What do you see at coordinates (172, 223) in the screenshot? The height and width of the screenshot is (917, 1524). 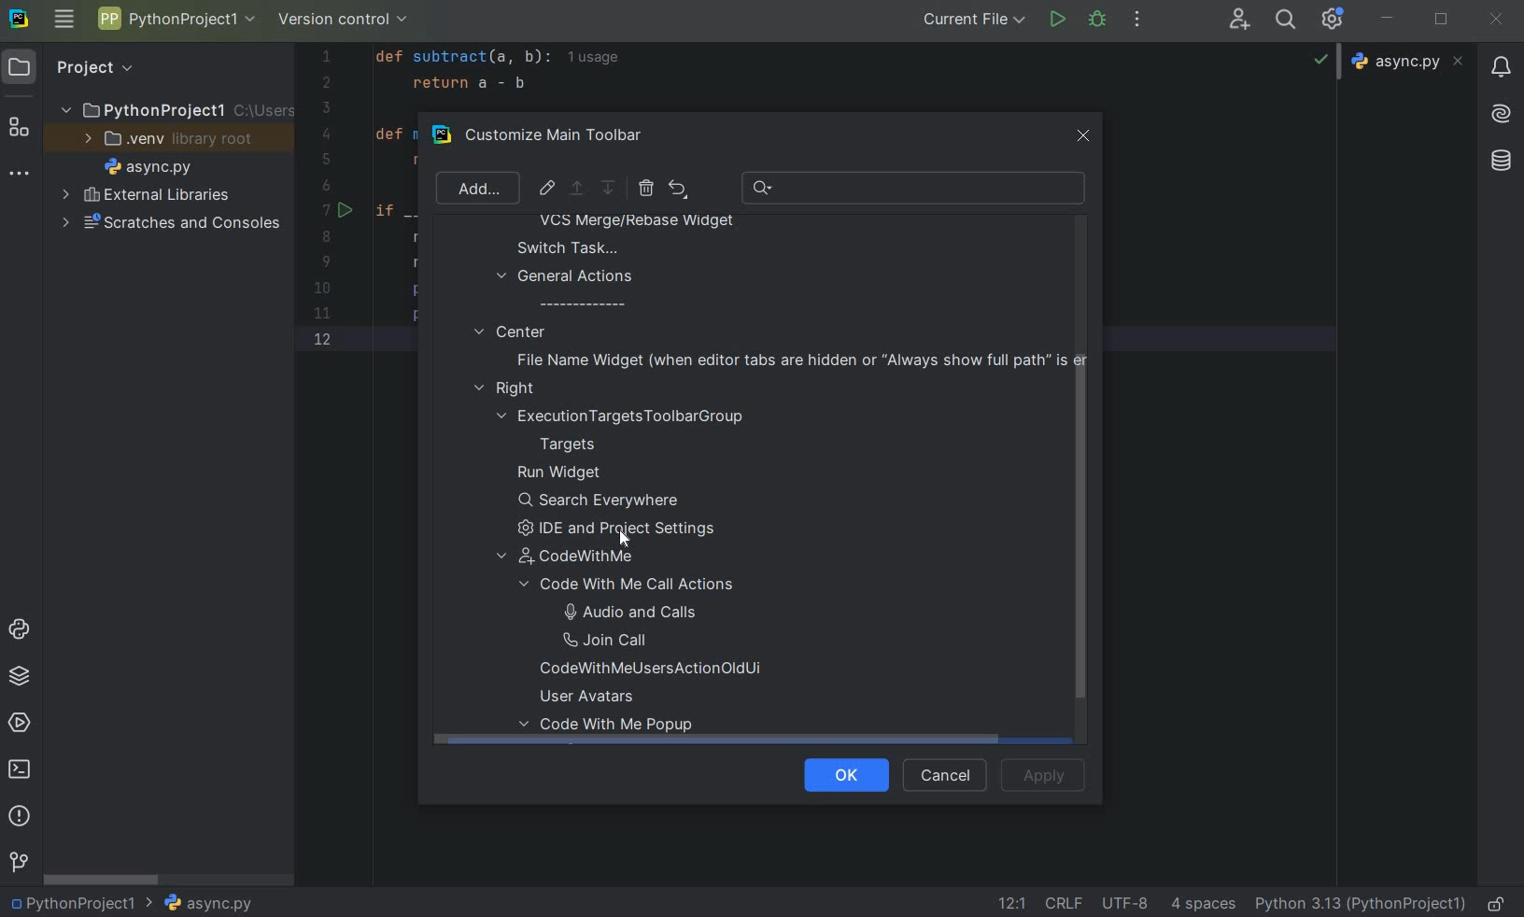 I see `SCRATCHES AND CONSOLES` at bounding box center [172, 223].